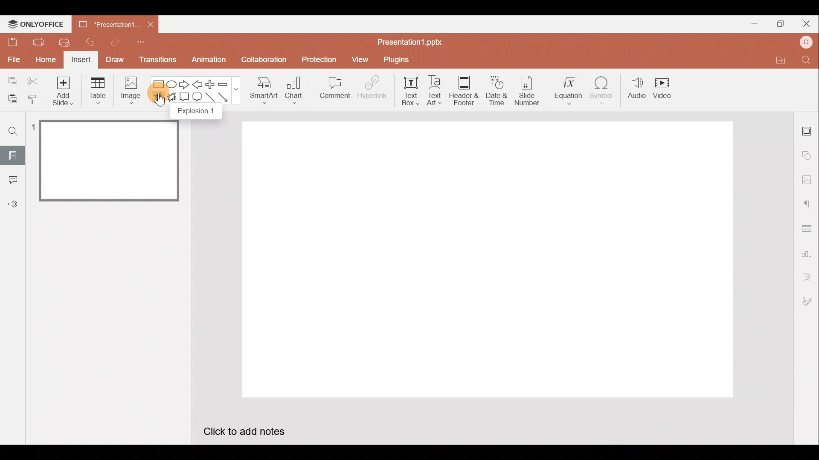 Image resolution: width=819 pixels, height=460 pixels. I want to click on Explosion 1, so click(157, 98).